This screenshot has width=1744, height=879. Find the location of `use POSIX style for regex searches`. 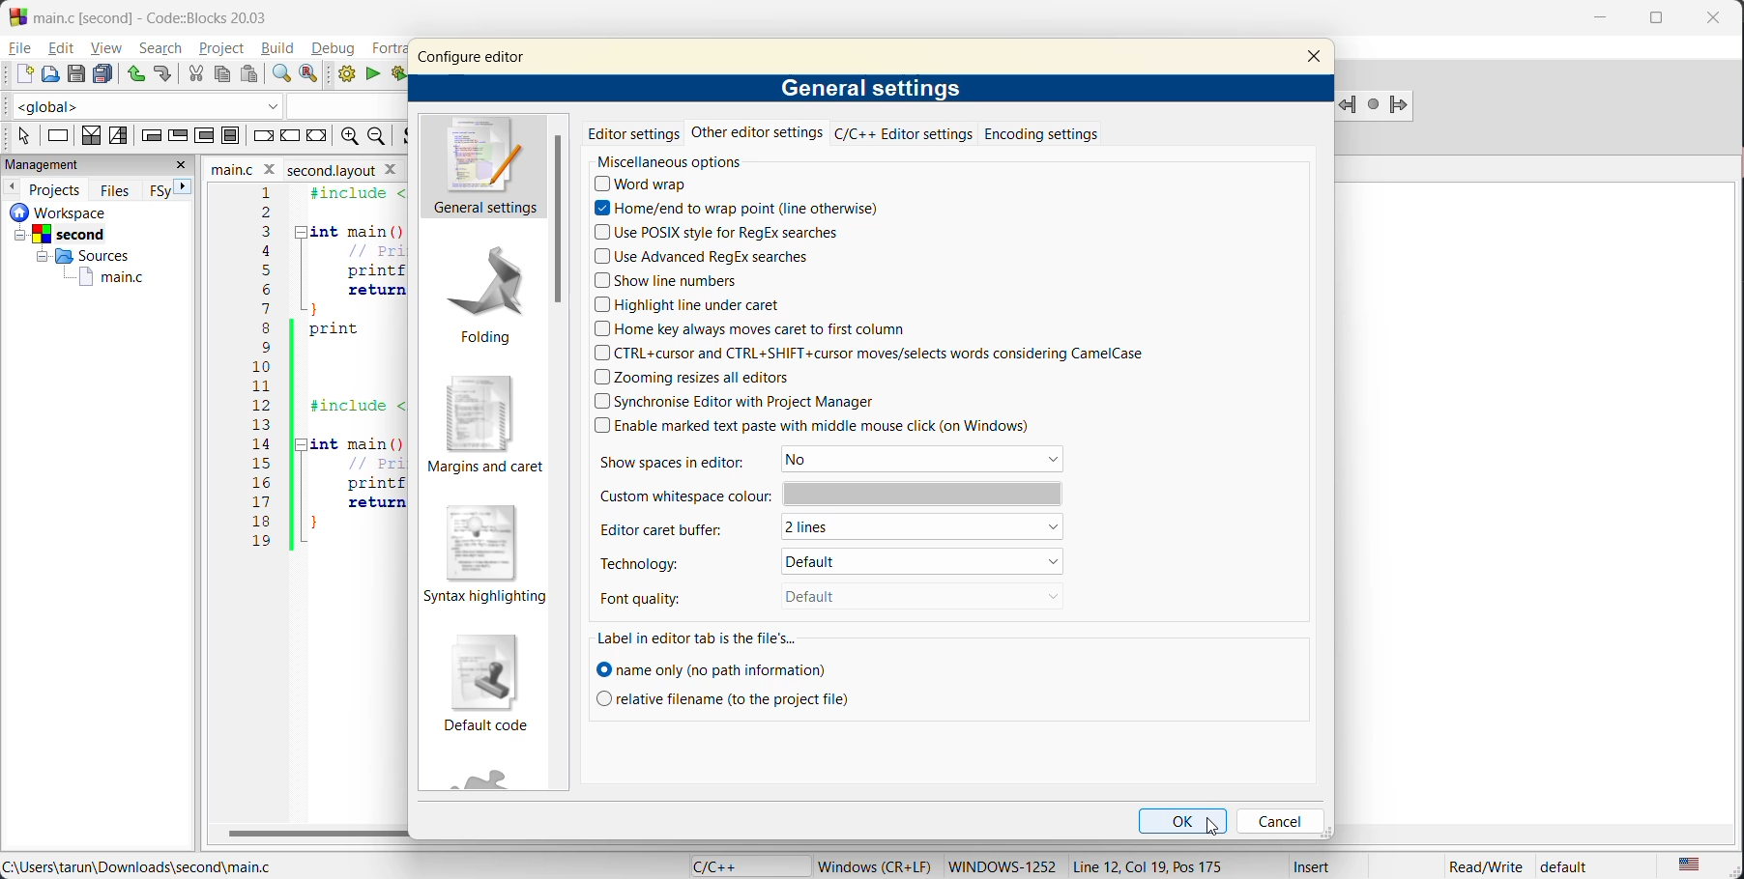

use POSIX style for regex searches is located at coordinates (721, 235).